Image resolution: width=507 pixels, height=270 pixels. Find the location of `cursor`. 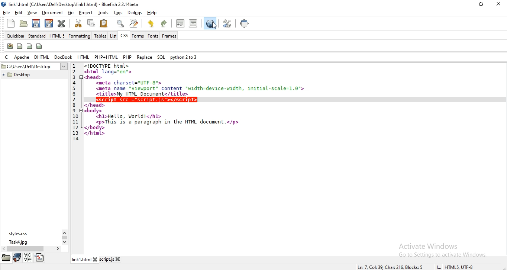

cursor is located at coordinates (214, 25).